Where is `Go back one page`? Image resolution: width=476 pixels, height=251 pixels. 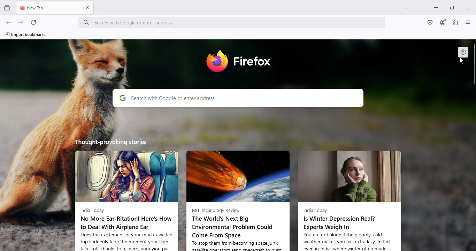
Go back one page is located at coordinates (9, 21).